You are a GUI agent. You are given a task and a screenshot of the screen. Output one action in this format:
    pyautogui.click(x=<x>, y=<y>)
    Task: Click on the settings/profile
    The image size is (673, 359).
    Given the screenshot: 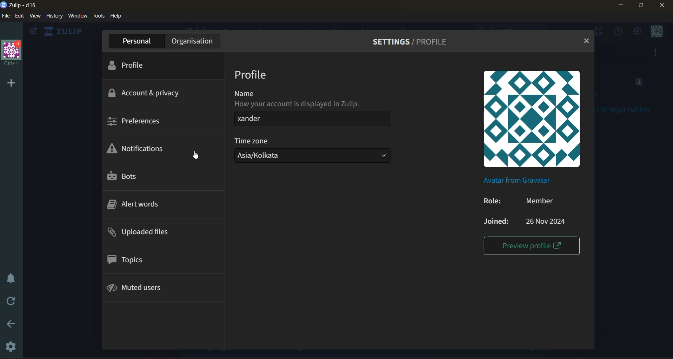 What is the action you would take?
    pyautogui.click(x=414, y=42)
    